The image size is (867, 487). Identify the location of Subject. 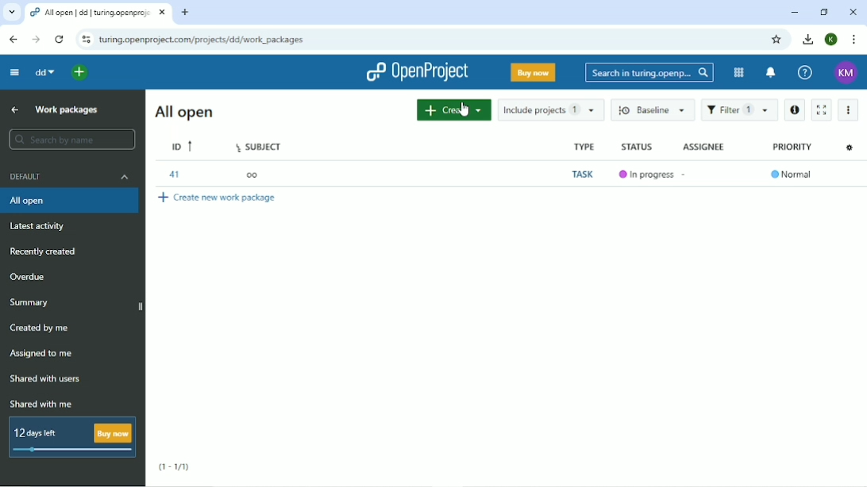
(264, 146).